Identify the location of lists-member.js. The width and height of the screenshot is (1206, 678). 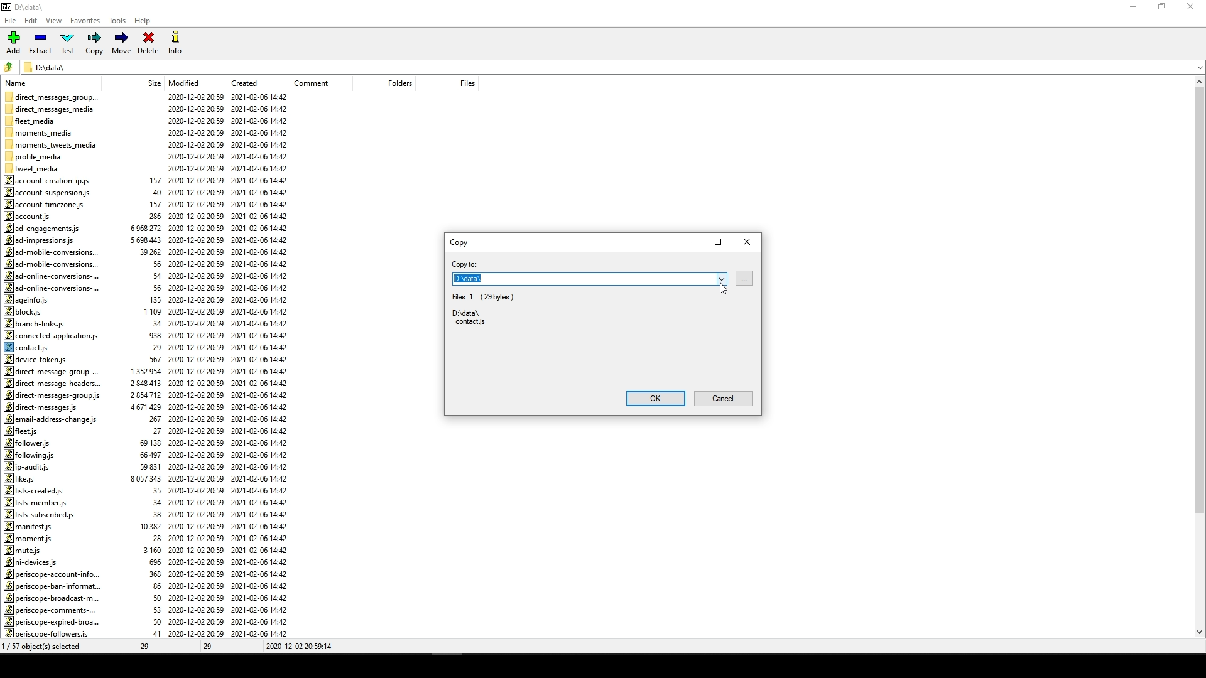
(35, 502).